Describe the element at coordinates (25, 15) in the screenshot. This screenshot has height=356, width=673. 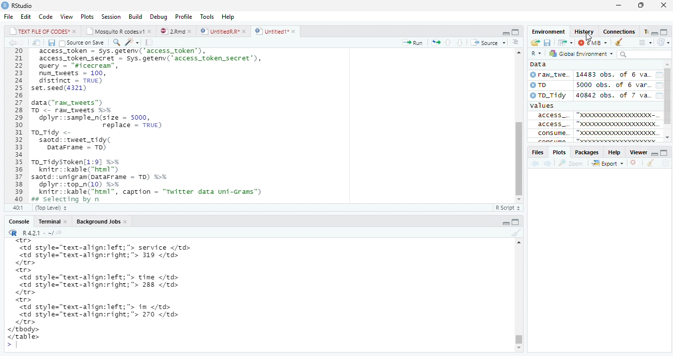
I see `Edit` at that location.